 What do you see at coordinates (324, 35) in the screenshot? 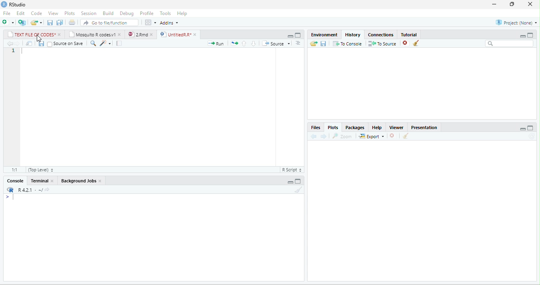
I see `Environment` at bounding box center [324, 35].